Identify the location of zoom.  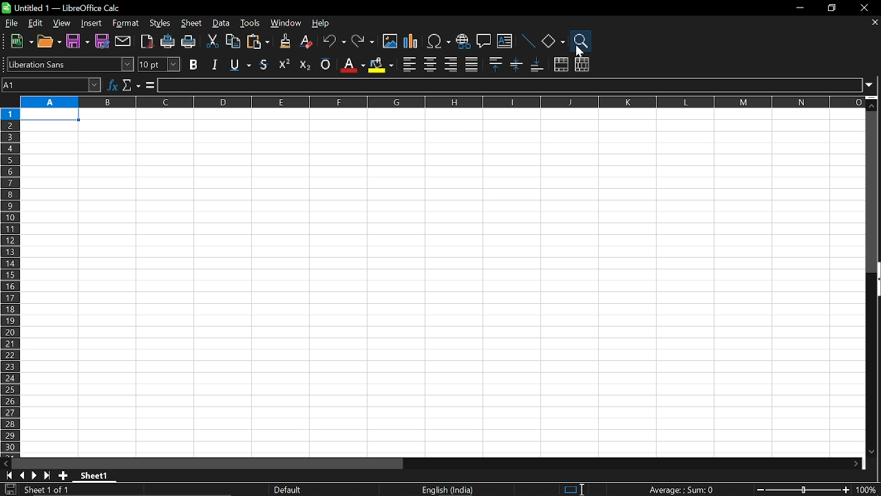
(580, 41).